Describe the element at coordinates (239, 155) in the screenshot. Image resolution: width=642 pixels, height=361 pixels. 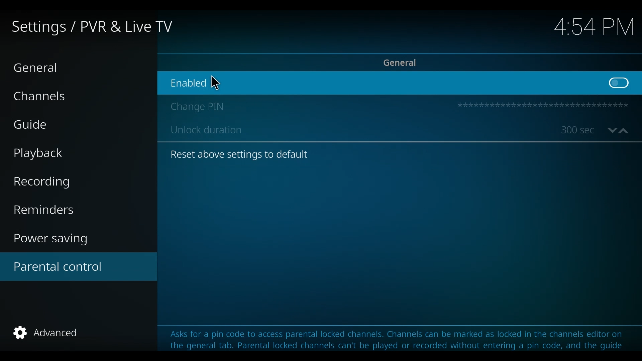
I see `Reset above settings to default` at that location.